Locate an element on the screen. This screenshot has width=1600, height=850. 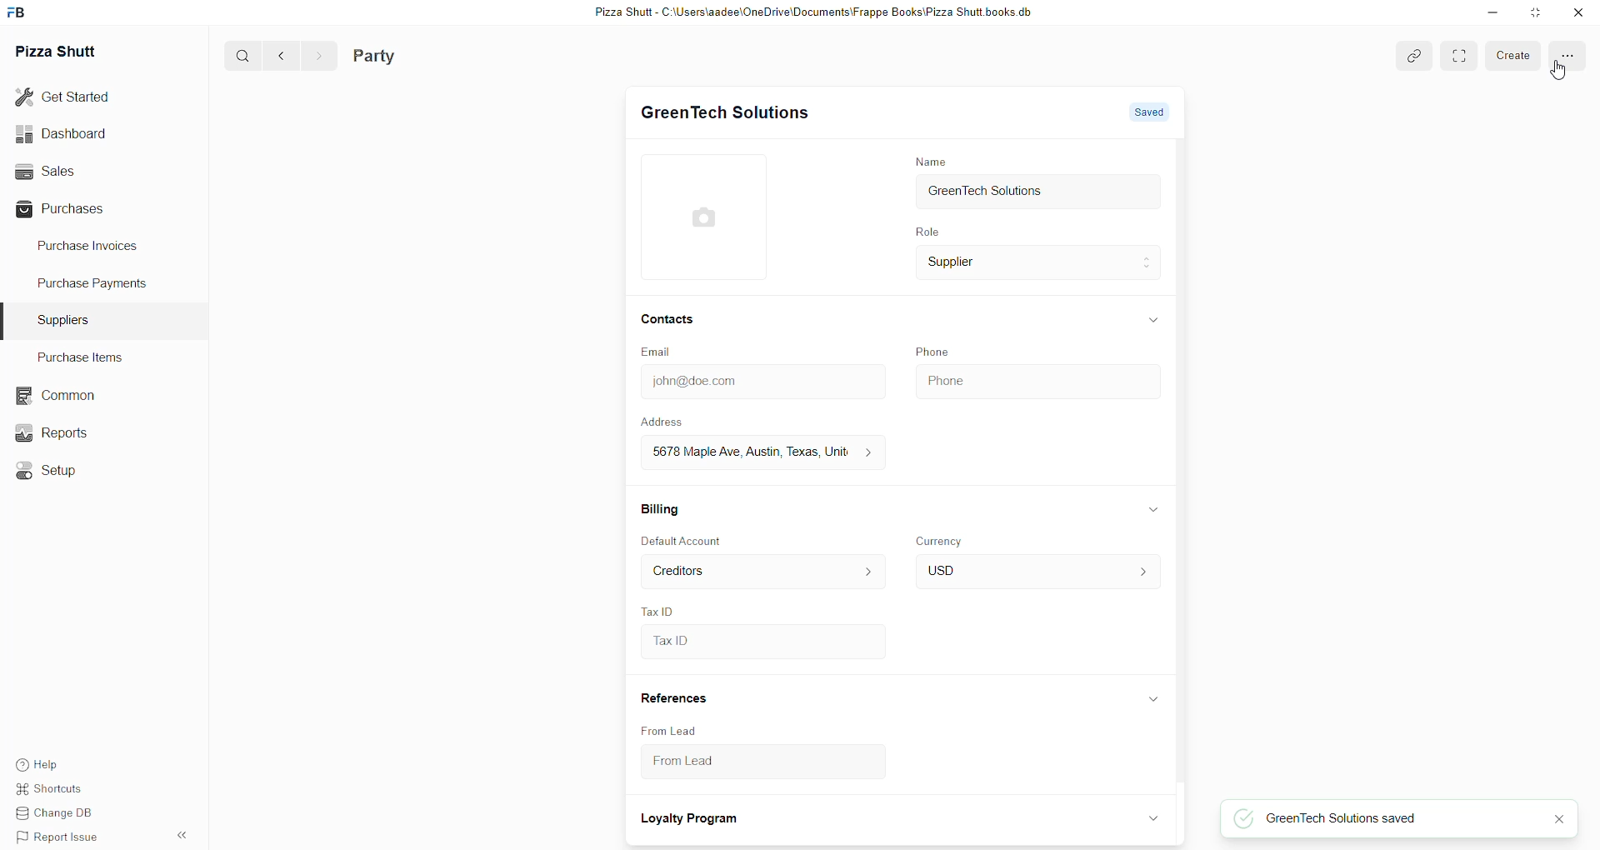
restore down is located at coordinates (1533, 13).